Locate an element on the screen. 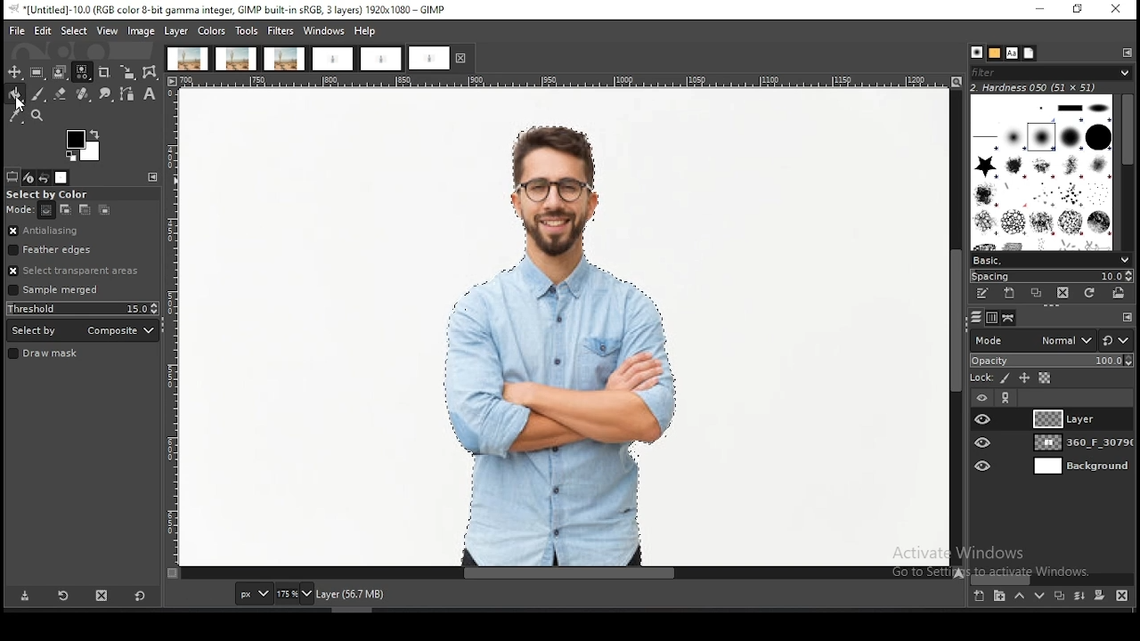  LAYER(56.7 MB) is located at coordinates (357, 594).